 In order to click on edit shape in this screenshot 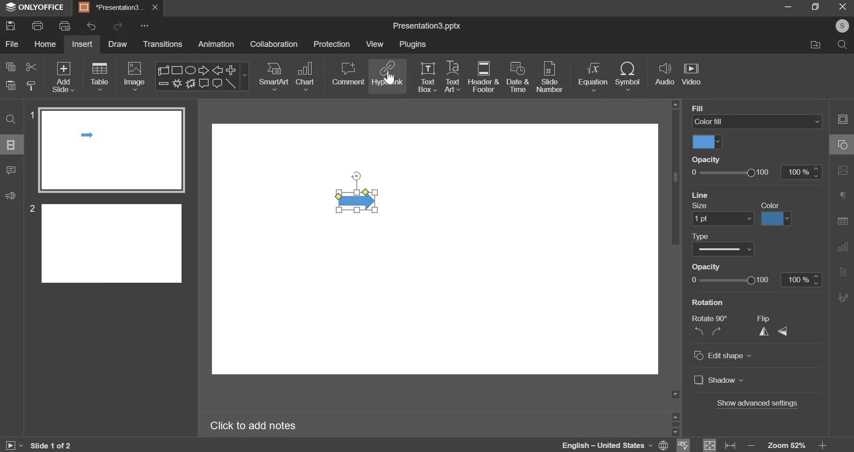, I will do `click(723, 356)`.